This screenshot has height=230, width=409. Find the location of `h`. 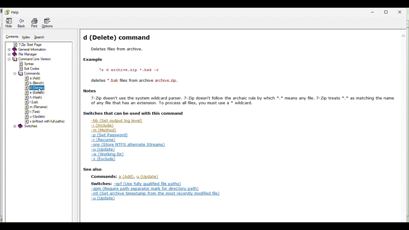

h is located at coordinates (35, 97).